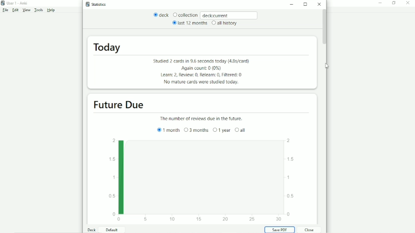 This screenshot has height=233, width=415. What do you see at coordinates (111, 230) in the screenshot?
I see `Default` at bounding box center [111, 230].